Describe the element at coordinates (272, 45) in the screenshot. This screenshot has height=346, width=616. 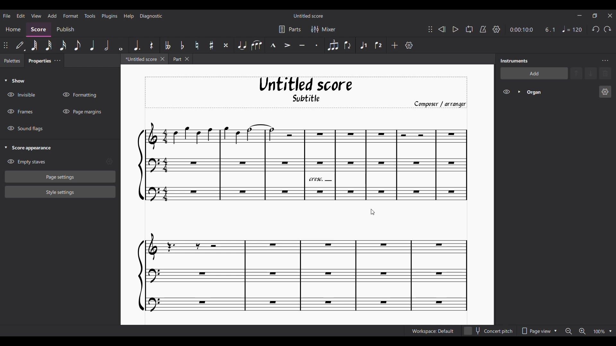
I see `Marcato` at that location.